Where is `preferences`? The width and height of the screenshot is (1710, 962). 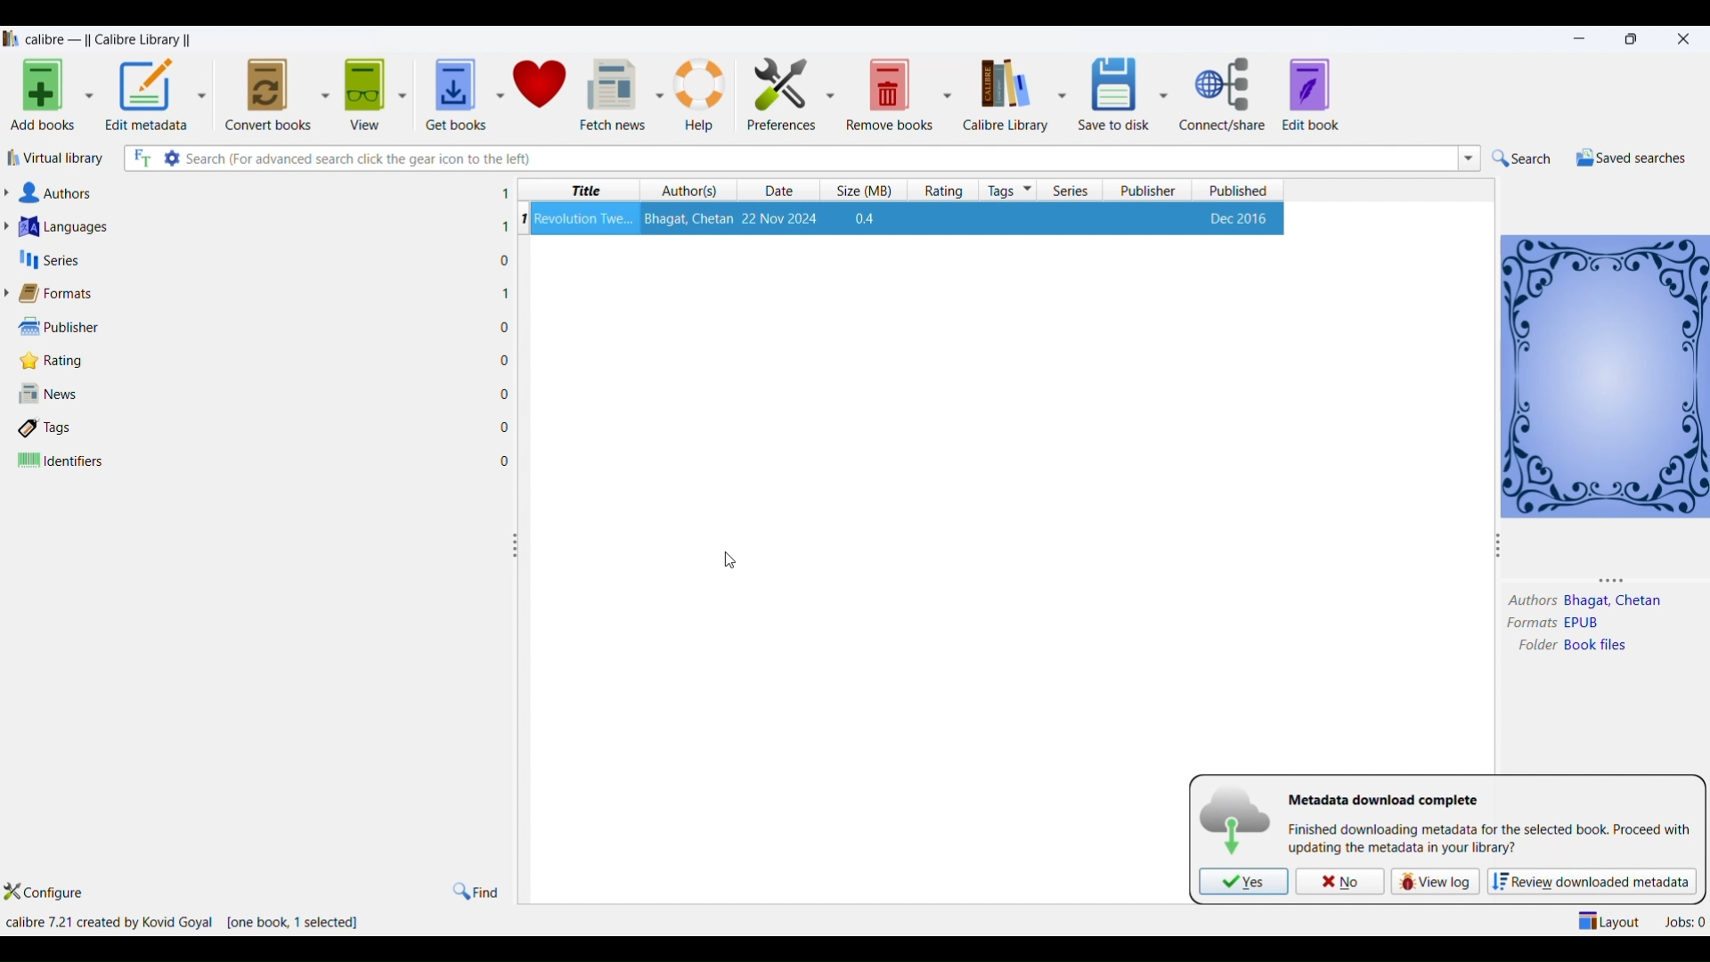
preferences is located at coordinates (777, 91).